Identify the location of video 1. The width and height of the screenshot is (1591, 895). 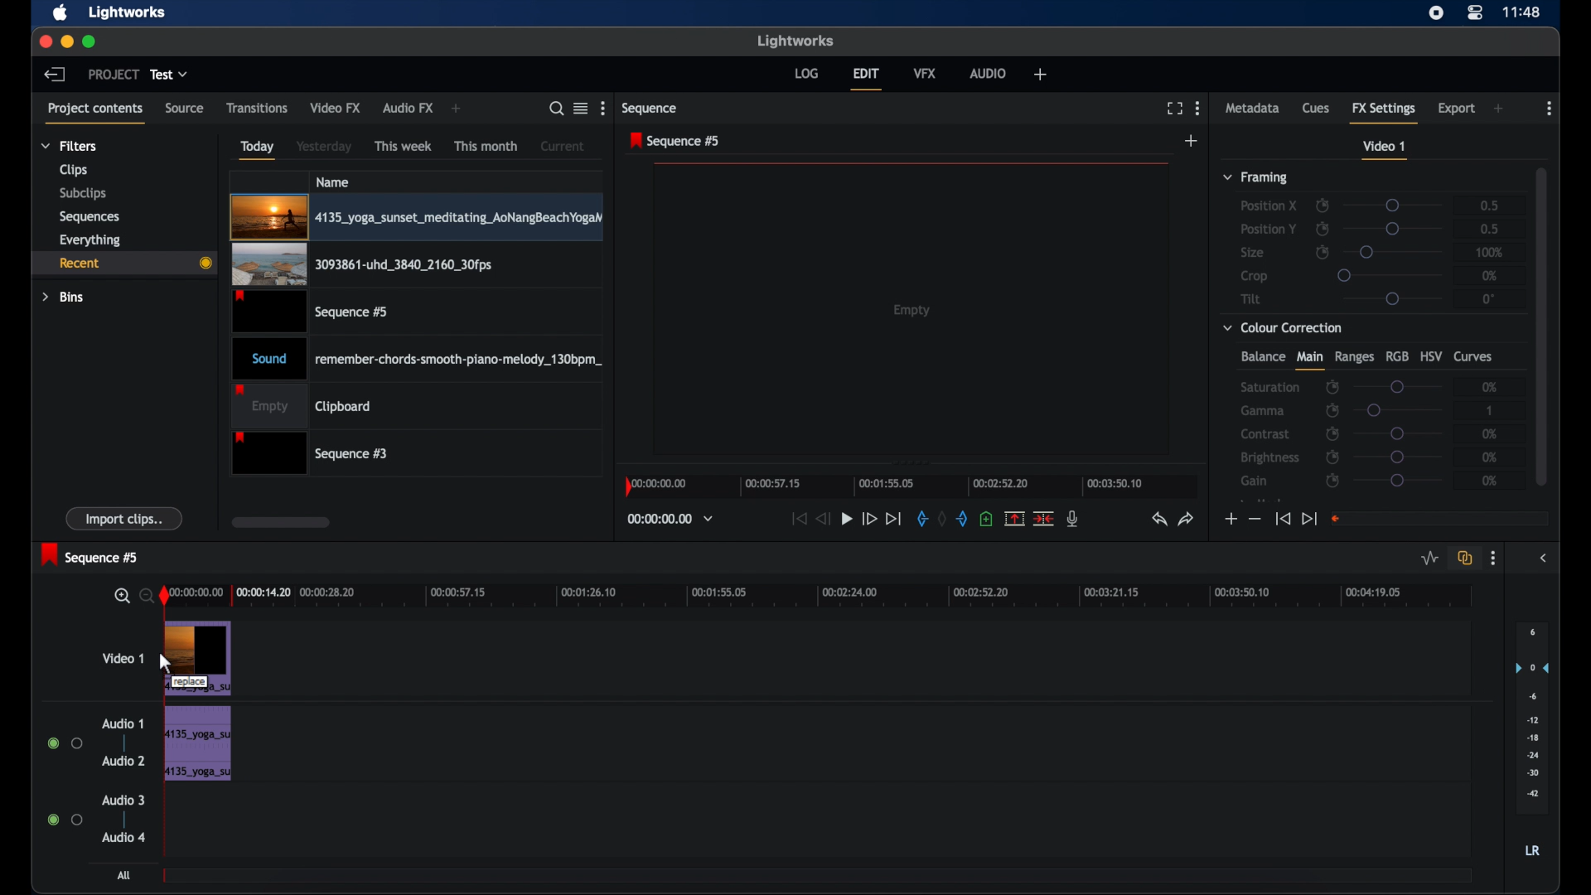
(1385, 150).